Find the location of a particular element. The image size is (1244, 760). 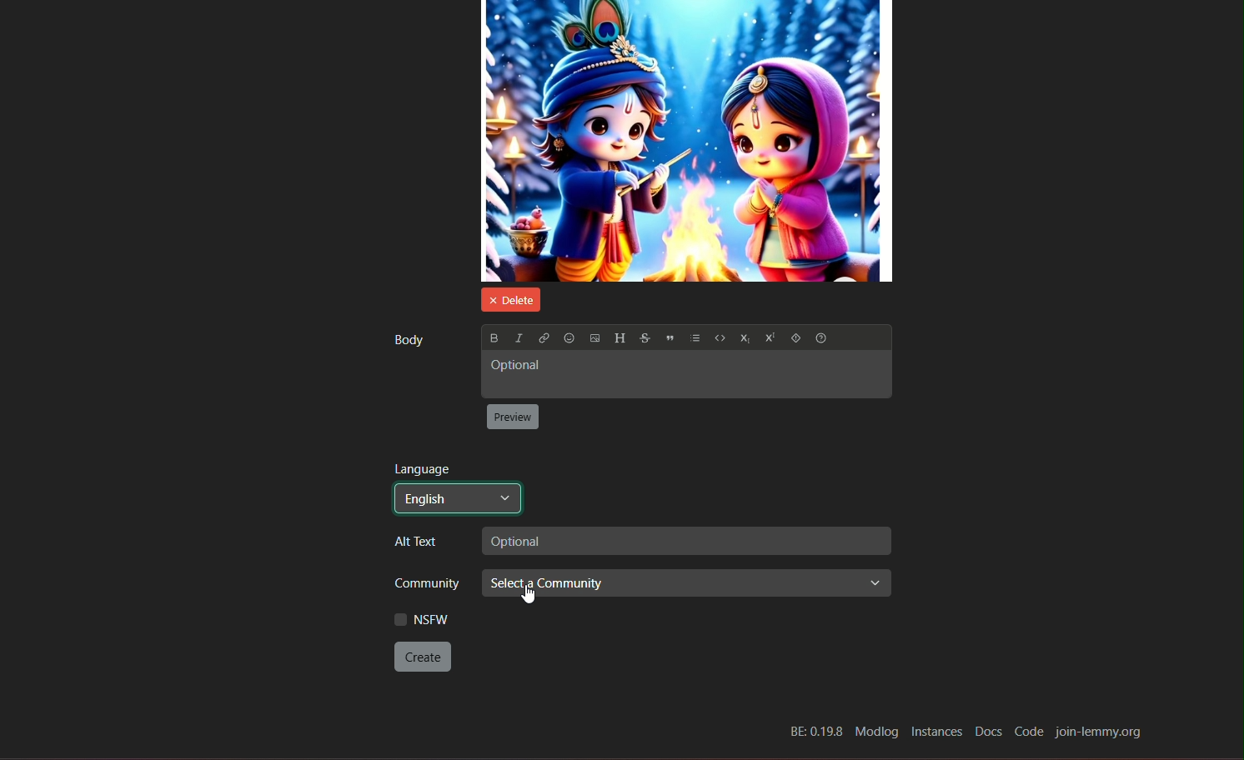

 is located at coordinates (768, 339).